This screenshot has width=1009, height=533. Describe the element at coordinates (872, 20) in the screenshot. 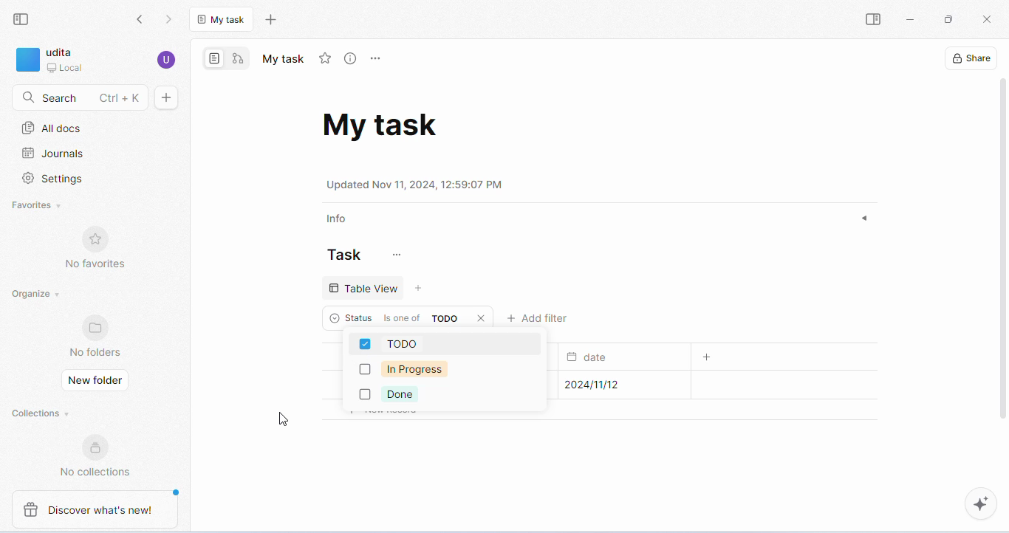

I see `open sidebar` at that location.